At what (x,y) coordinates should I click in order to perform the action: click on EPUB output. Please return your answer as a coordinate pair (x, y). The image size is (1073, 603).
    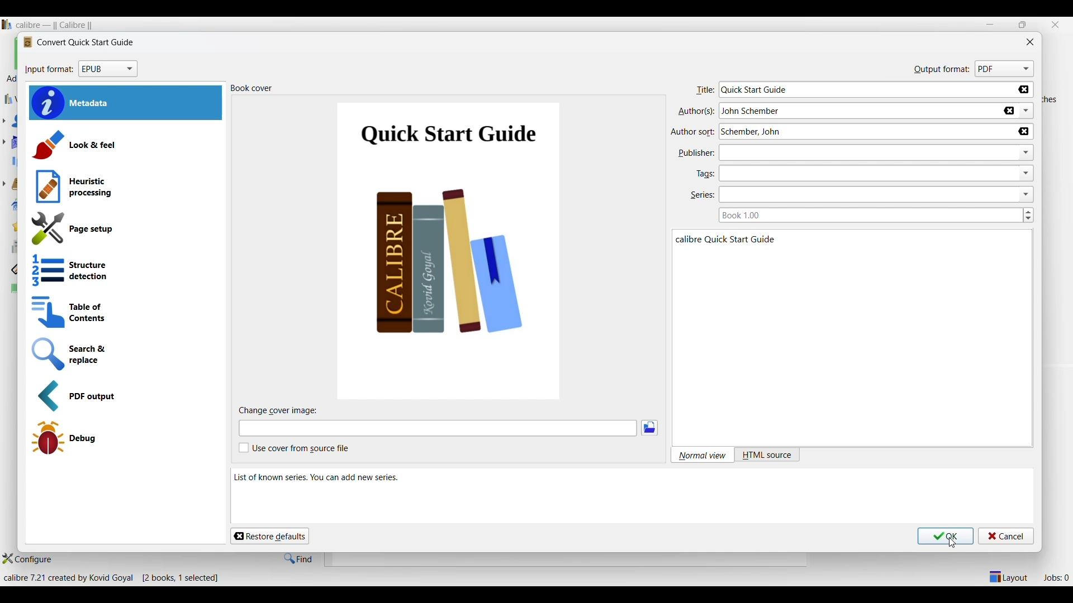
    Looking at the image, I should click on (125, 396).